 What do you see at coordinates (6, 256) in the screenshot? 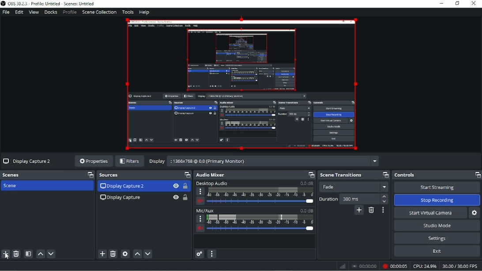
I see `cursor` at bounding box center [6, 256].